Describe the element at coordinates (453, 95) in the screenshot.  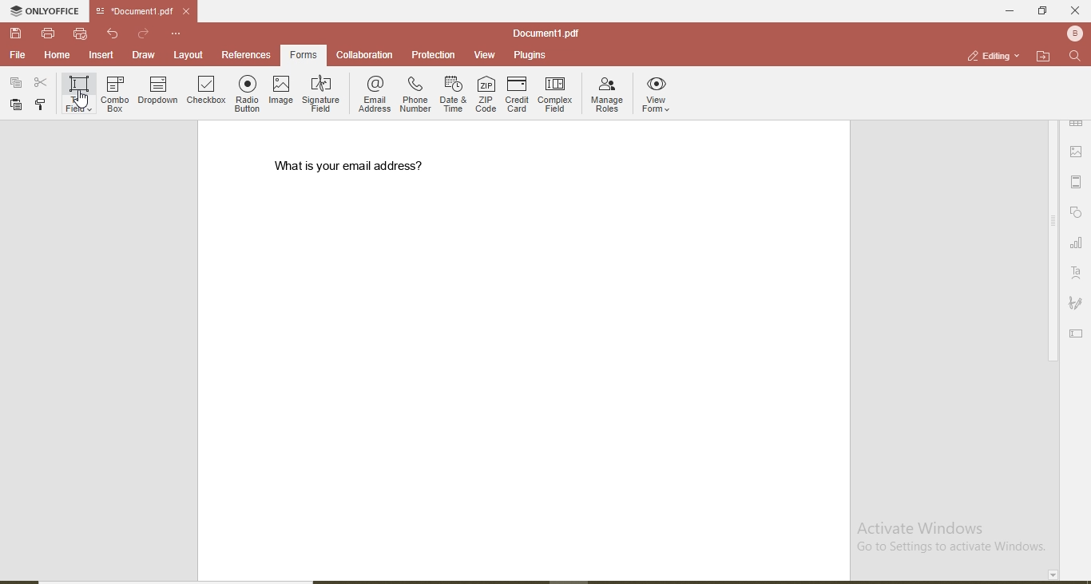
I see `date & time` at that location.